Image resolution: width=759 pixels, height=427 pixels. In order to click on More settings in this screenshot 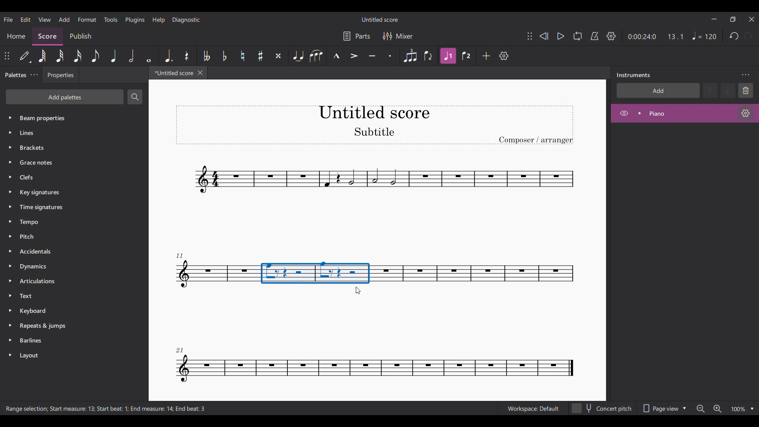, I will do `click(34, 75)`.